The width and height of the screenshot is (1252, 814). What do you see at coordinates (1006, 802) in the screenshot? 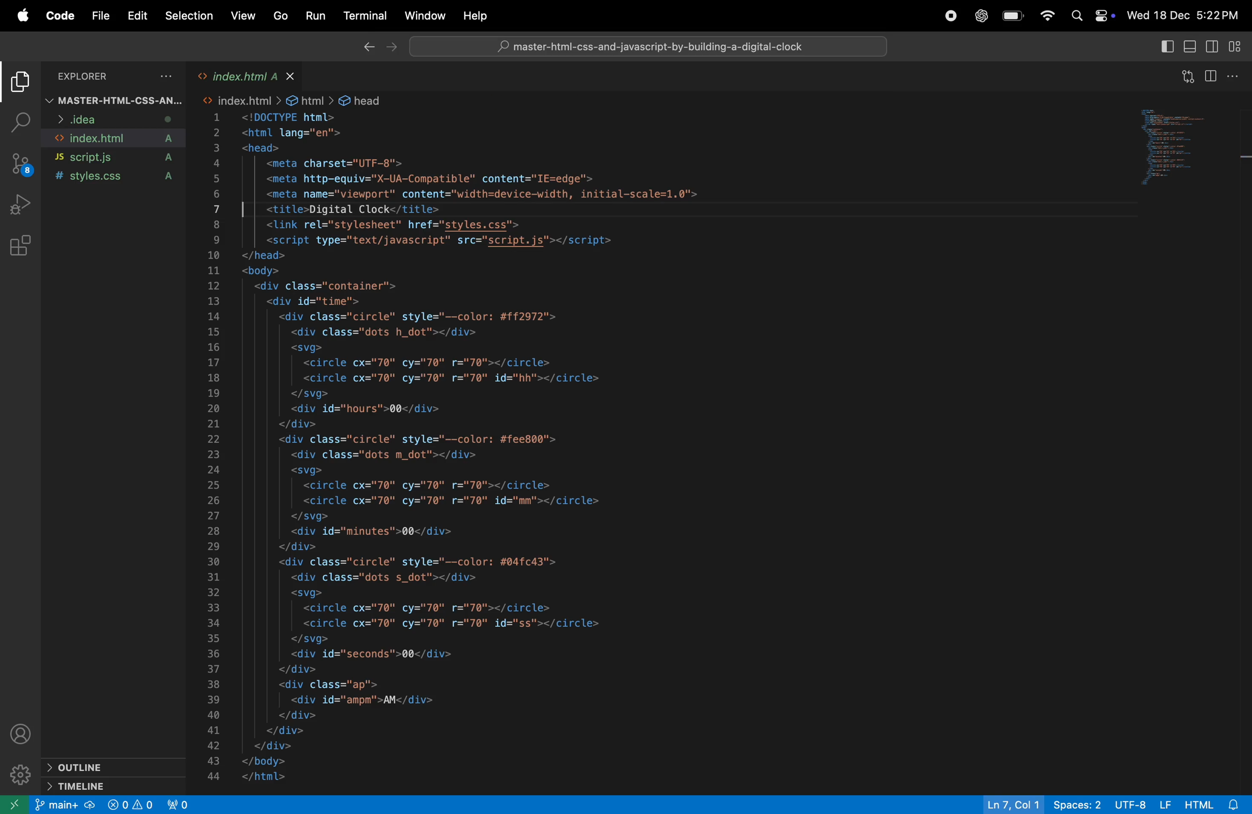
I see `ln col` at bounding box center [1006, 802].